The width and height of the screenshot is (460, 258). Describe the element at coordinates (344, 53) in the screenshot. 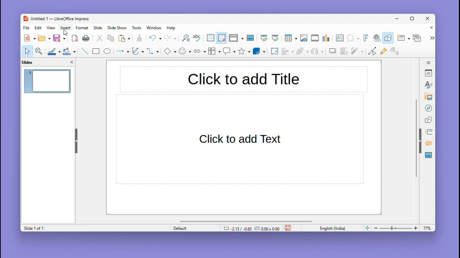

I see `Crop image` at that location.